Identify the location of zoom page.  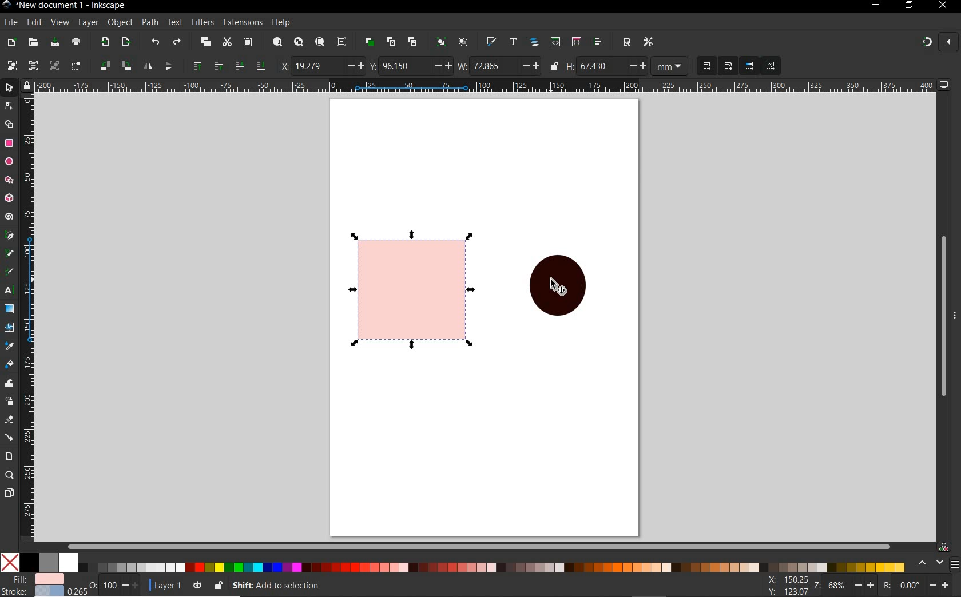
(320, 41).